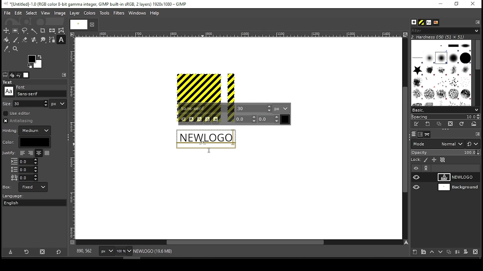 This screenshot has width=483, height=271. I want to click on configure this tab, so click(65, 75).